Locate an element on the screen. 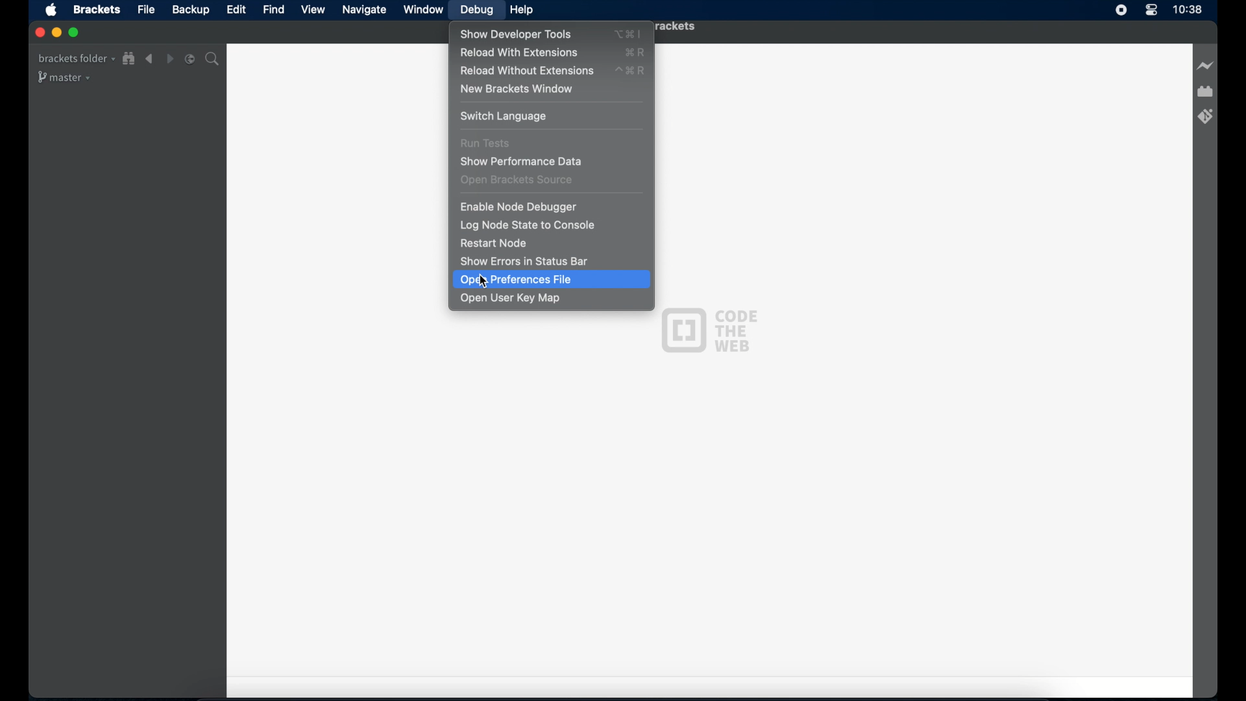  navigate forward is located at coordinates (169, 59).